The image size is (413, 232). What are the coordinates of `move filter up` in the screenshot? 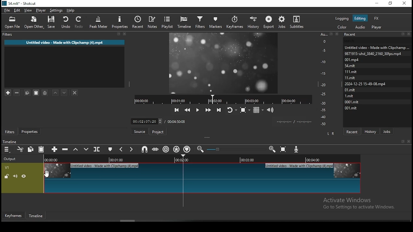 It's located at (54, 92).